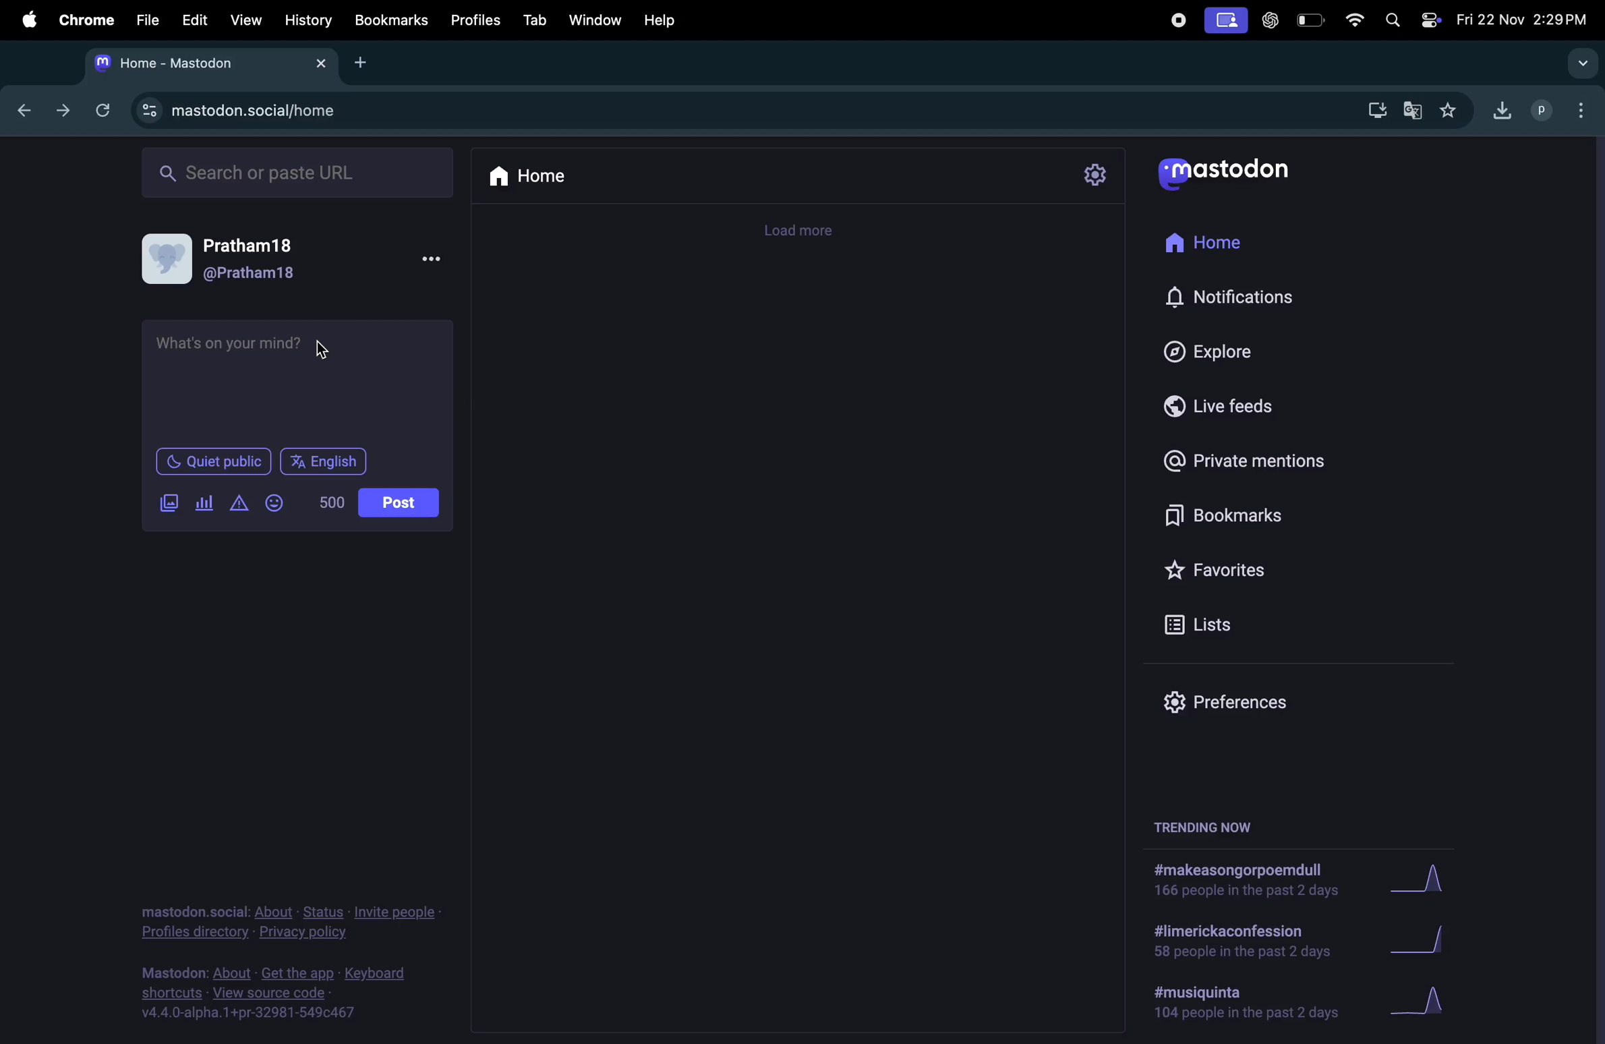 The image size is (1605, 1044). What do you see at coordinates (167, 502) in the screenshot?
I see `add images` at bounding box center [167, 502].